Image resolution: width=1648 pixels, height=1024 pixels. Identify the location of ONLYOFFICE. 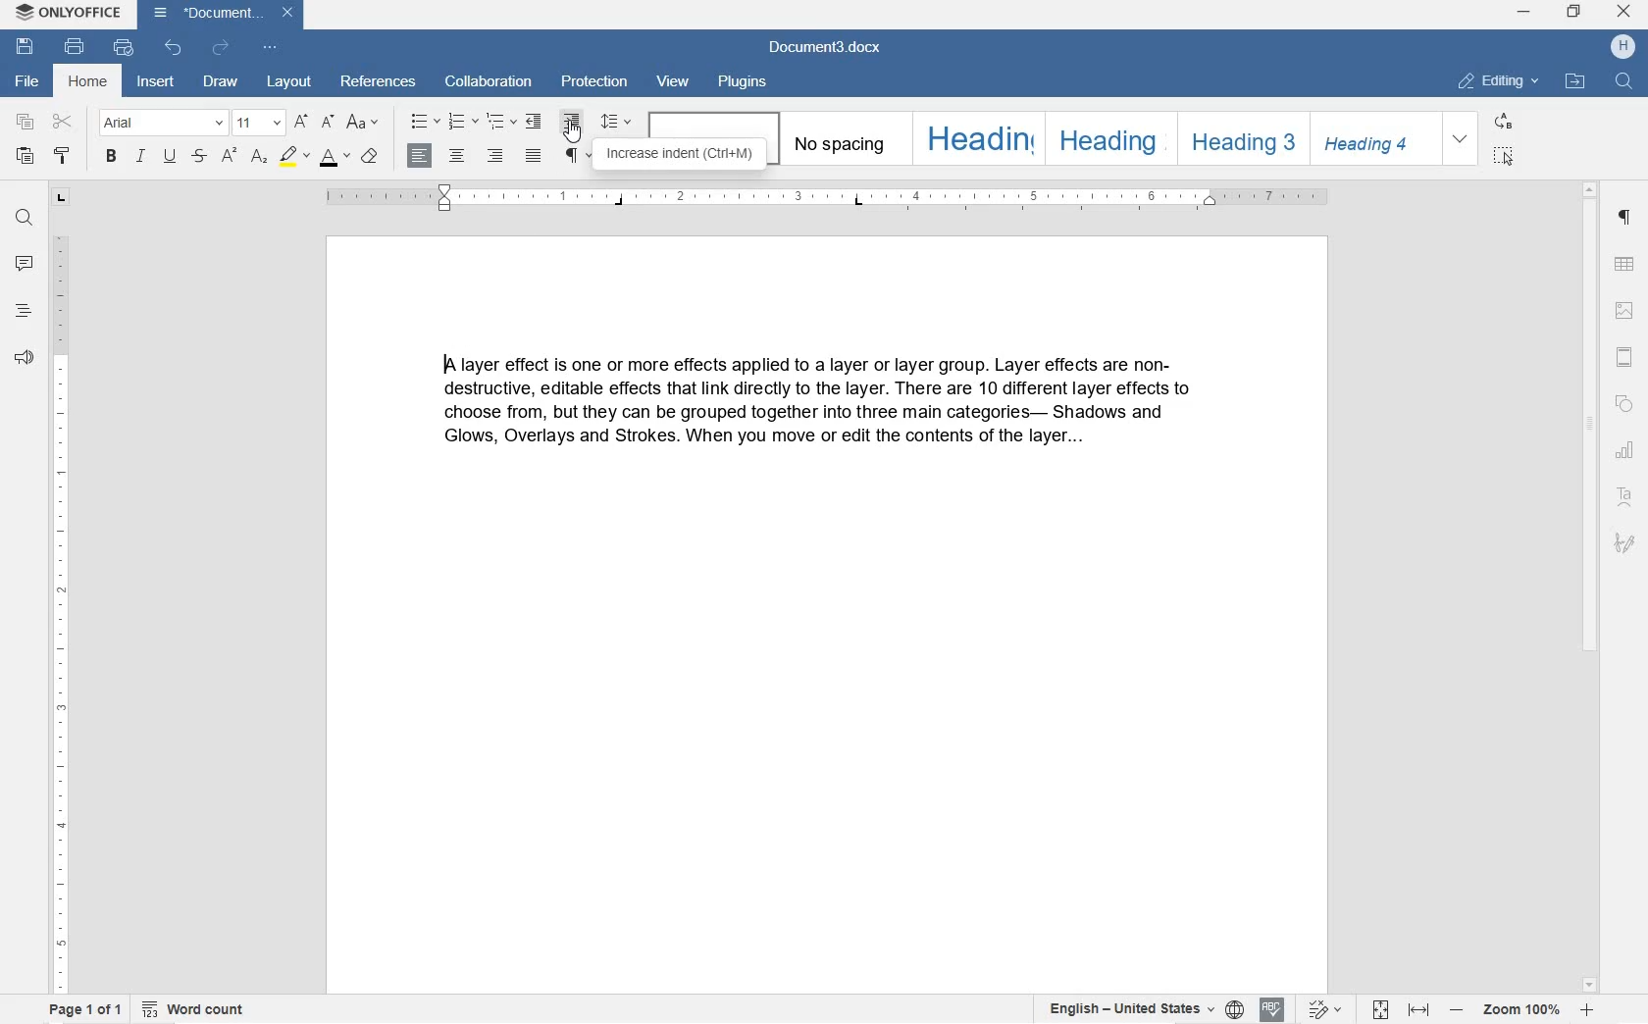
(67, 14).